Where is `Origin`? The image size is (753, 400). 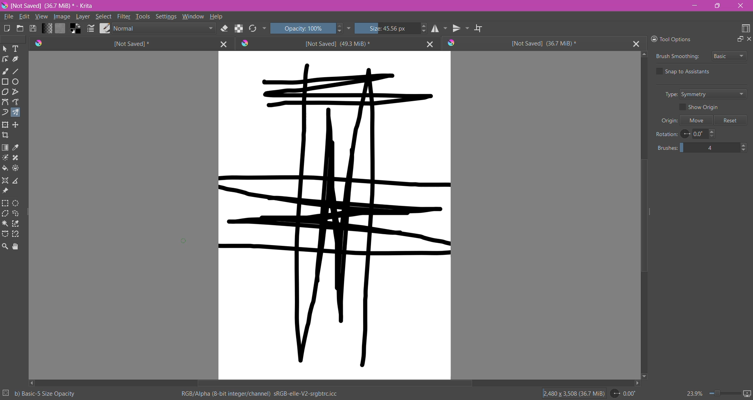
Origin is located at coordinates (667, 121).